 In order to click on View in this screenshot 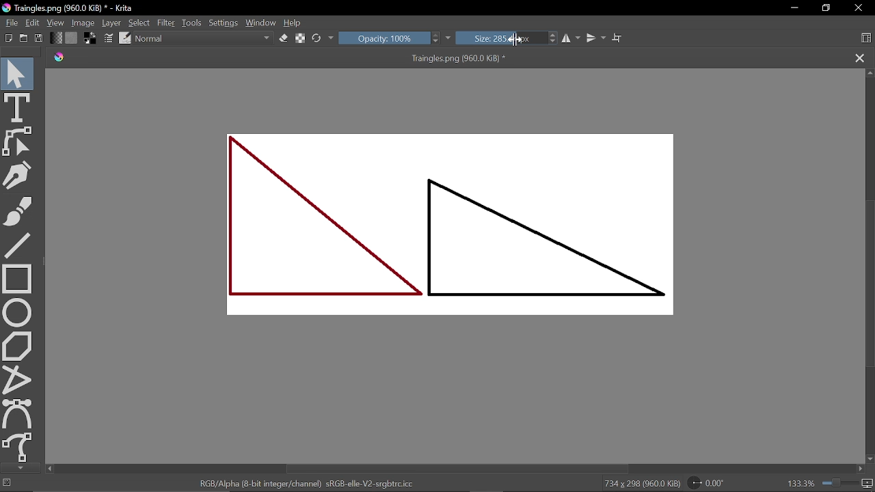, I will do `click(56, 23)`.